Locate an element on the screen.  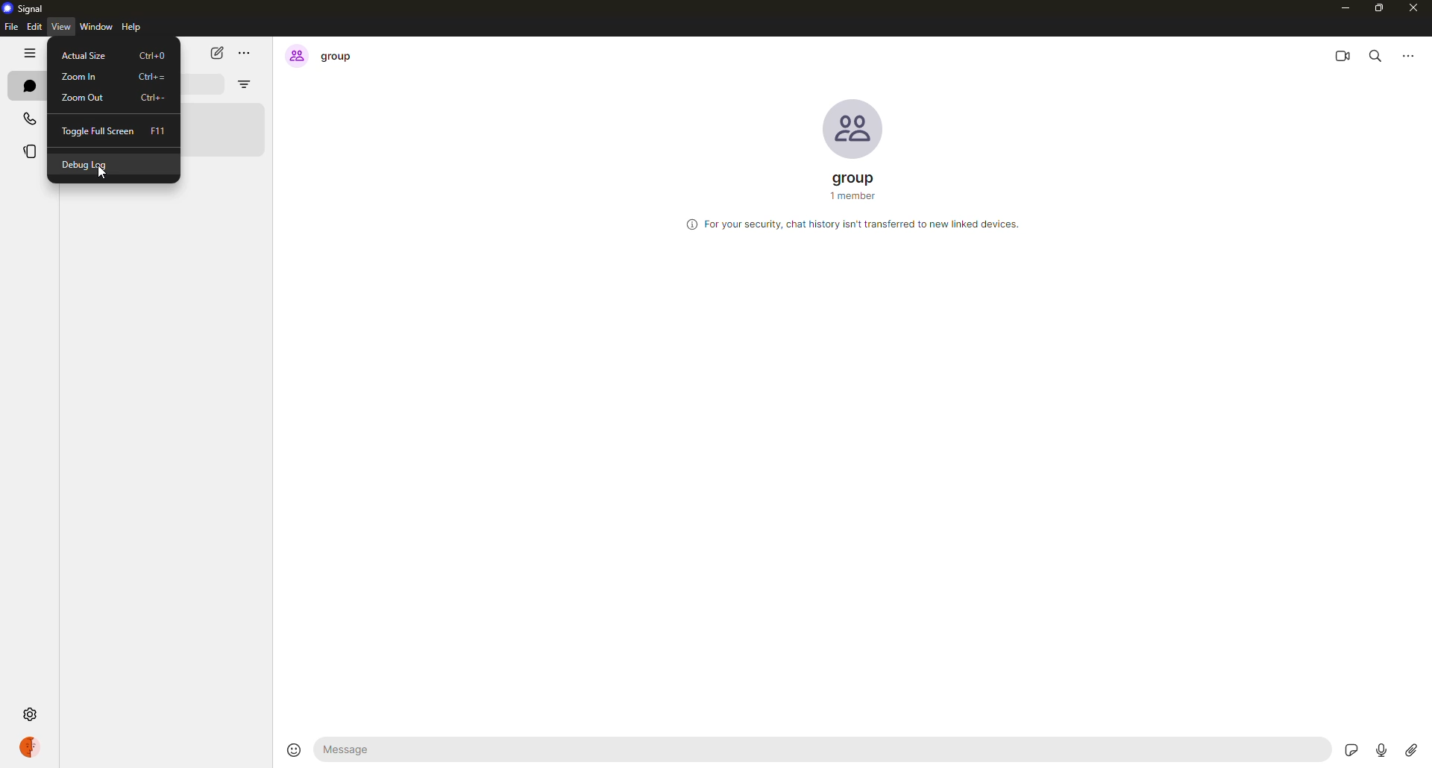
stories is located at coordinates (30, 151).